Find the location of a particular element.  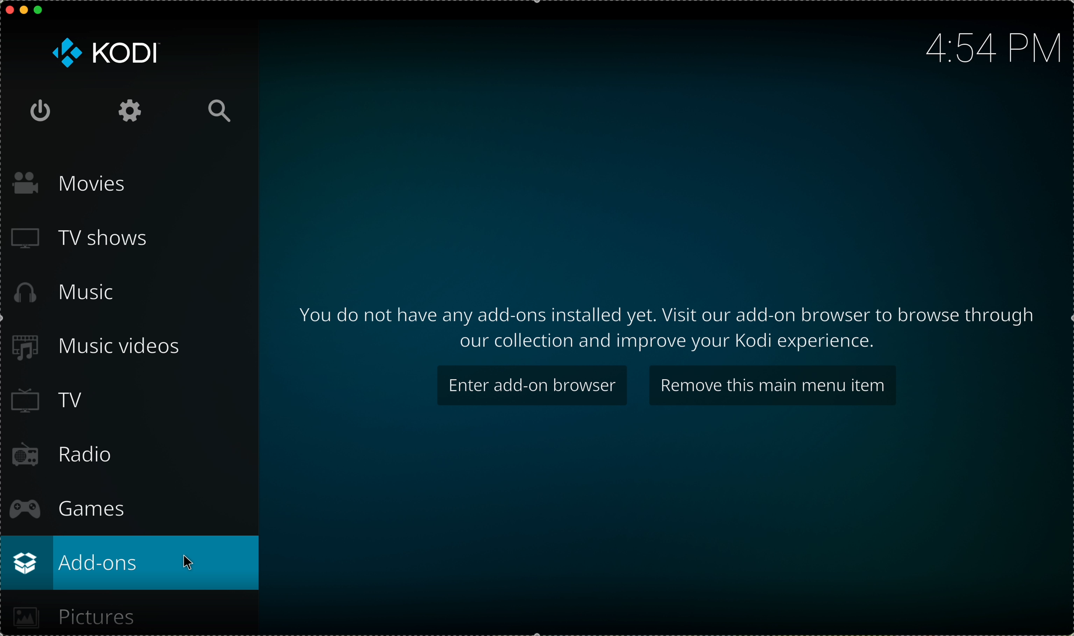

KODI logo is located at coordinates (104, 53).